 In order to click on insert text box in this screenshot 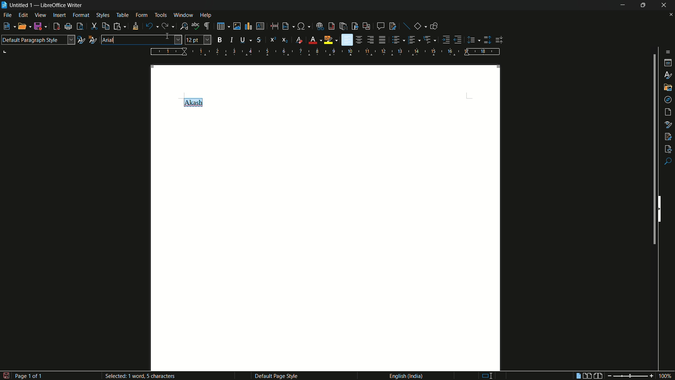, I will do `click(260, 26)`.